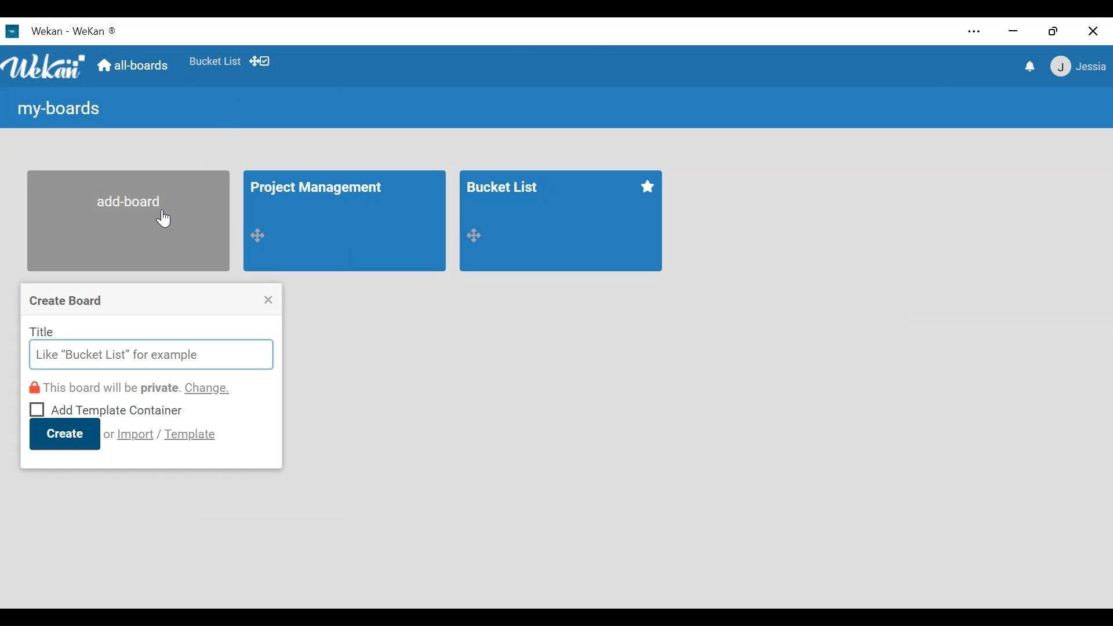  Describe the element at coordinates (321, 189) in the screenshot. I see `Board title` at that location.